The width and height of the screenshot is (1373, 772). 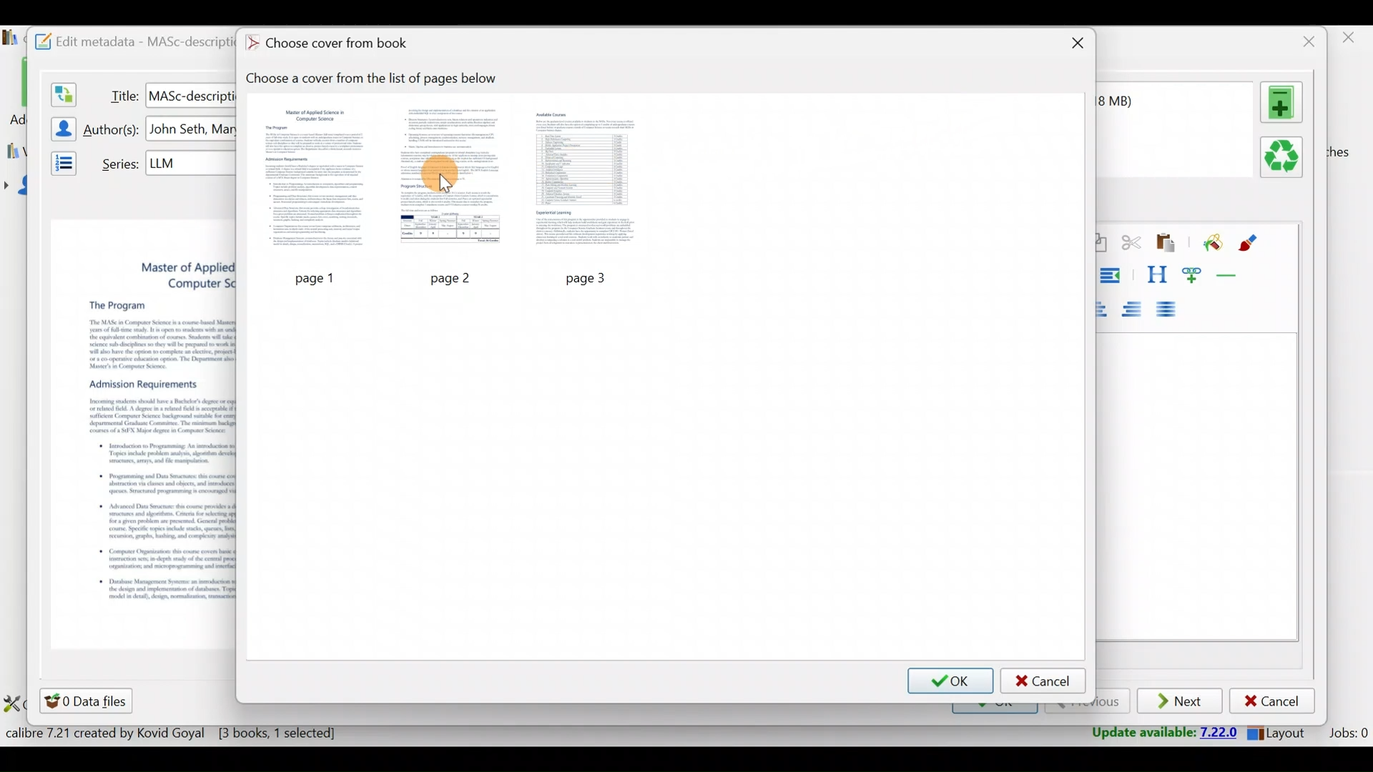 I want to click on , so click(x=192, y=129).